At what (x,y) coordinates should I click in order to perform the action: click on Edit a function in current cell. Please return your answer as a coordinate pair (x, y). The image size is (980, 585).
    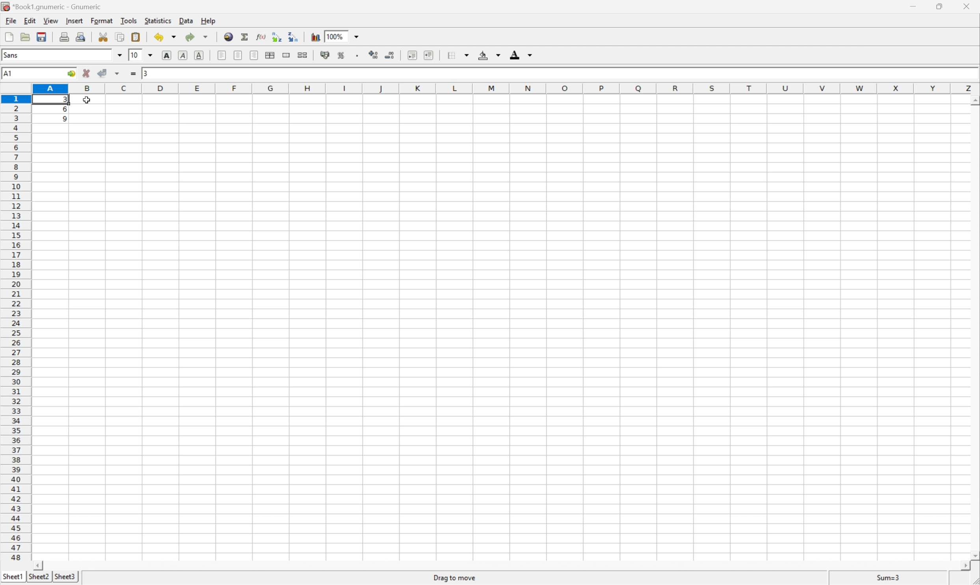
    Looking at the image, I should click on (260, 36).